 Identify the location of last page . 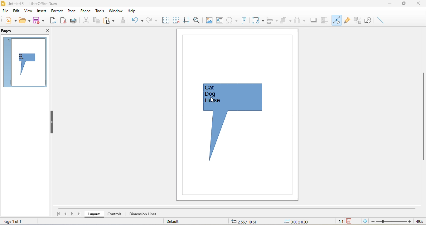
(79, 214).